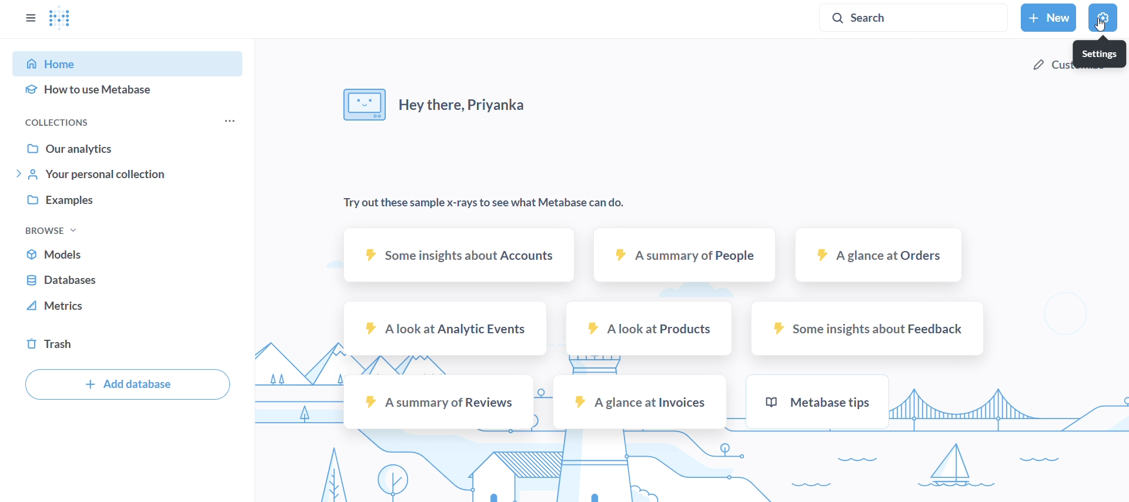  What do you see at coordinates (132, 62) in the screenshot?
I see `home ` at bounding box center [132, 62].